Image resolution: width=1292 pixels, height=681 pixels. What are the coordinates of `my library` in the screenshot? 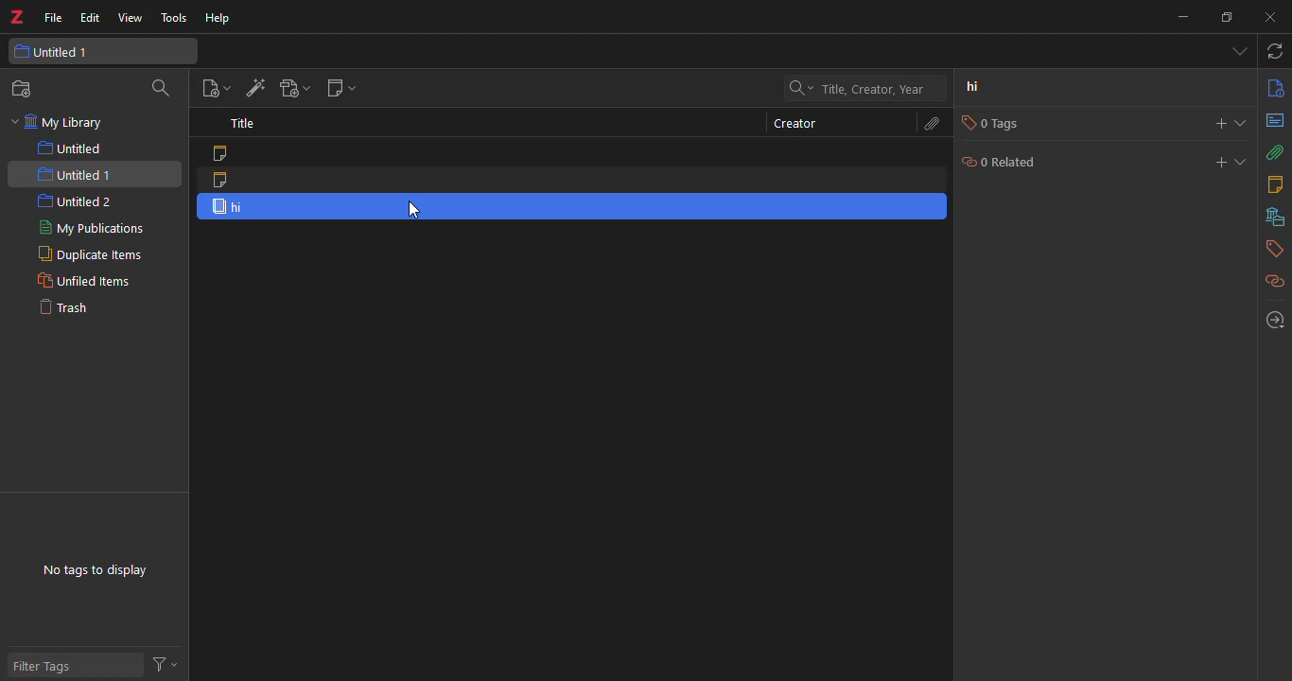 It's located at (66, 121).